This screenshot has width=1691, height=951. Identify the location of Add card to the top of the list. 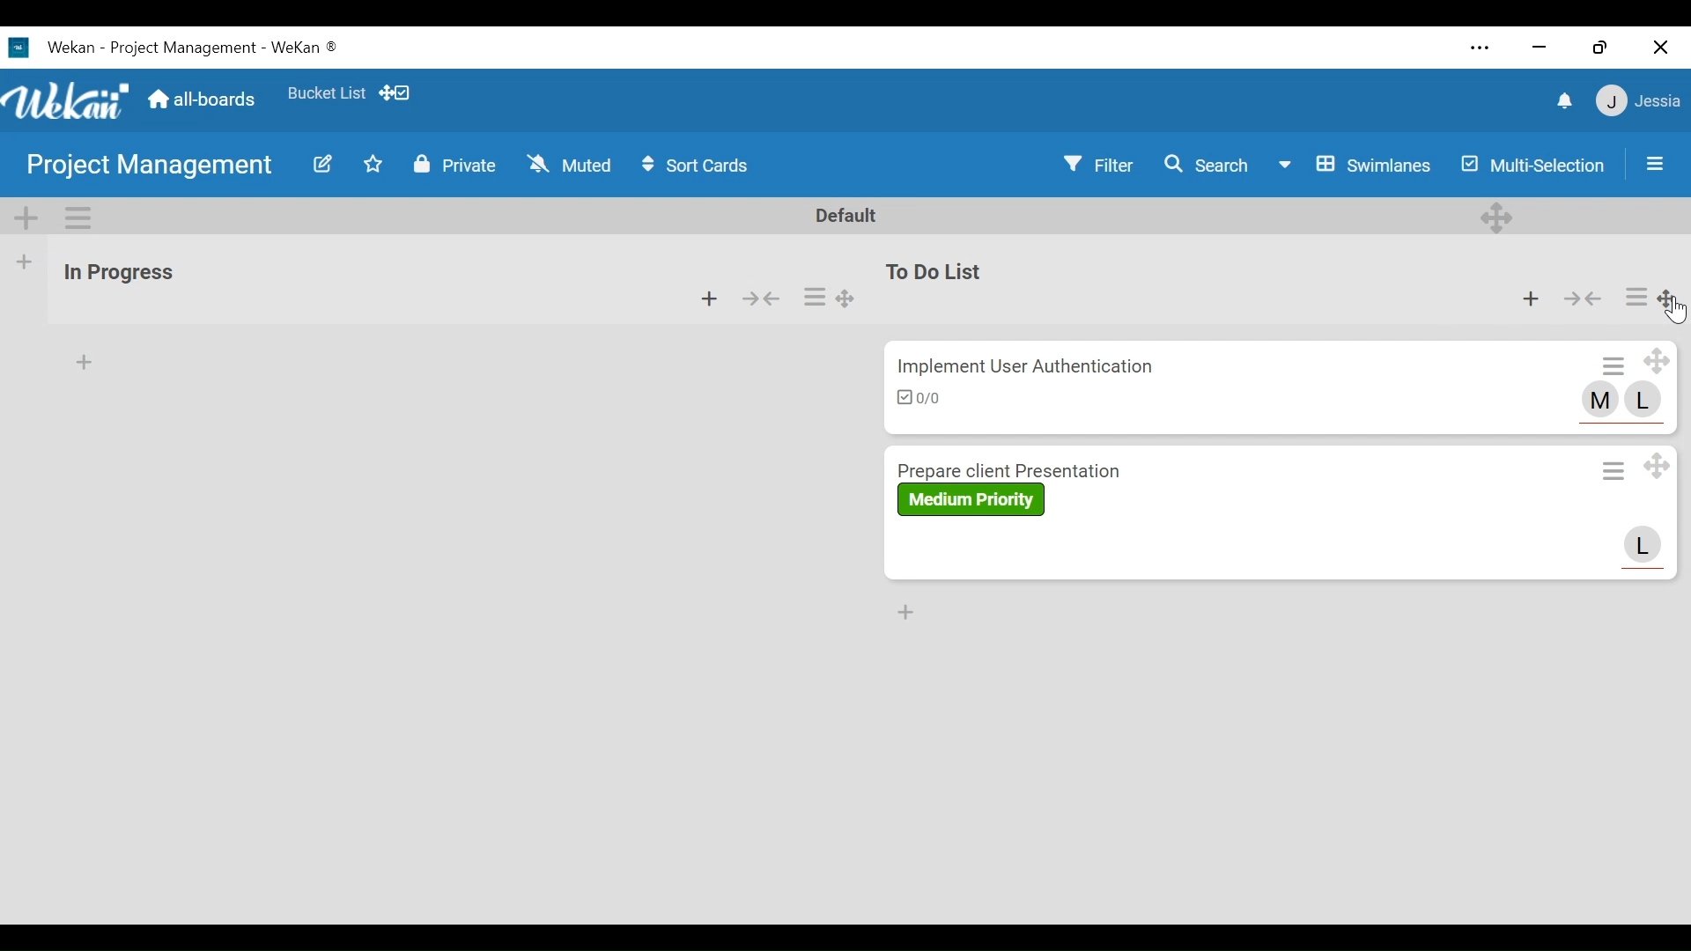
(86, 363).